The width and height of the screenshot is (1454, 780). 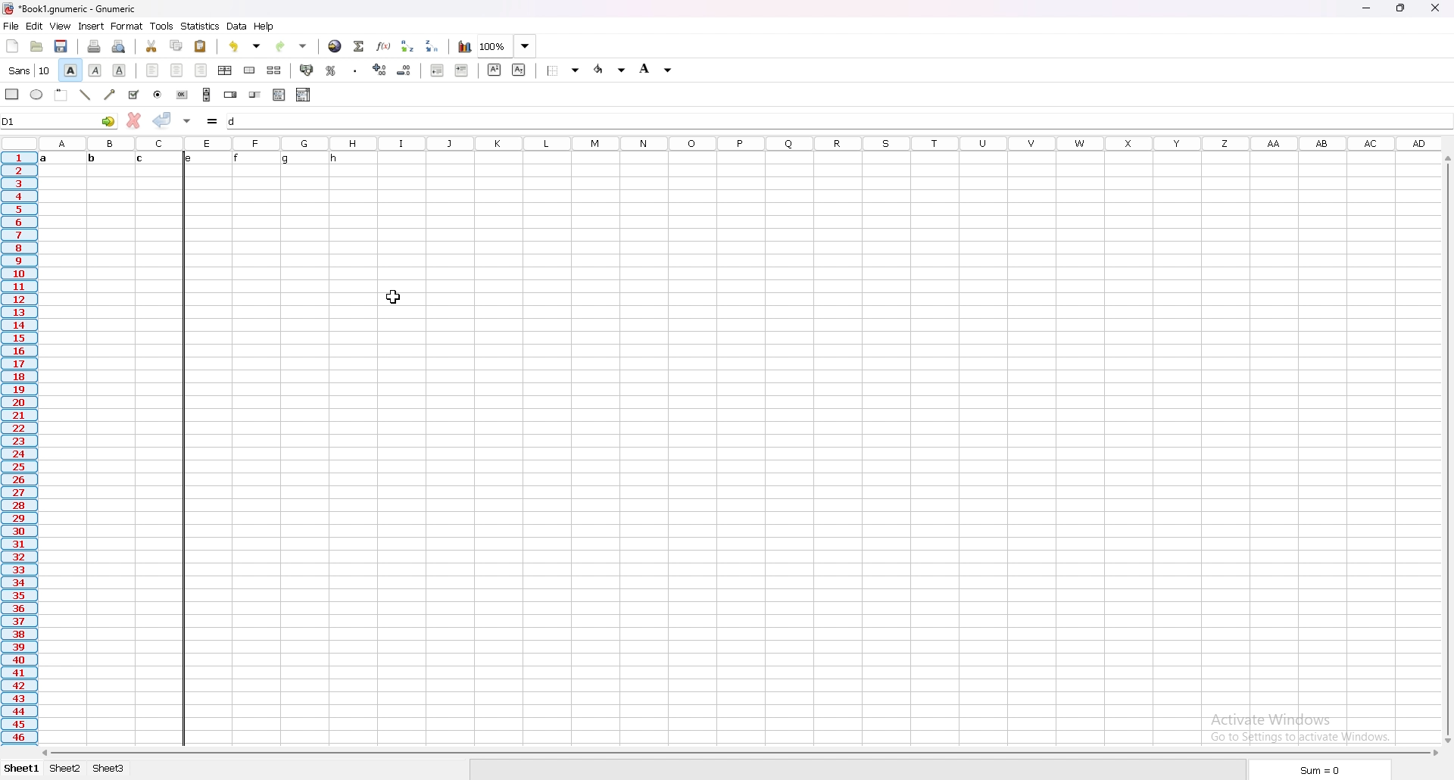 What do you see at coordinates (38, 95) in the screenshot?
I see `ellipse` at bounding box center [38, 95].